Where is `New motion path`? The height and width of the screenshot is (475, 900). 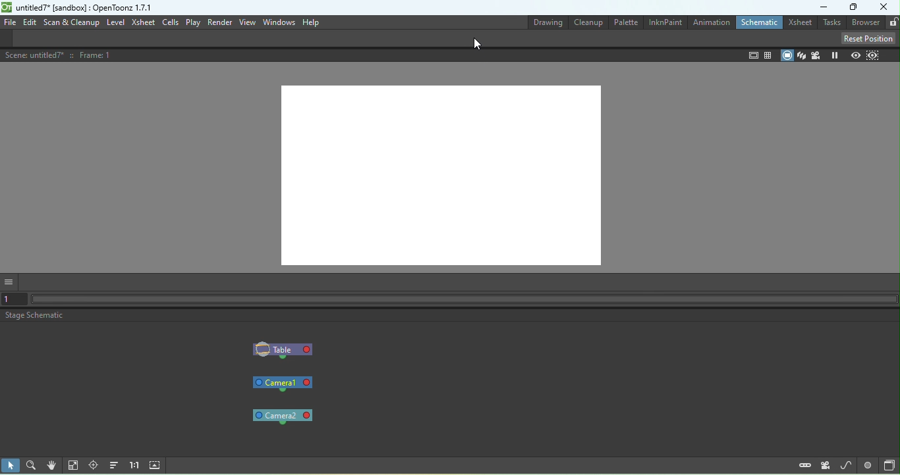
New motion path is located at coordinates (846, 465).